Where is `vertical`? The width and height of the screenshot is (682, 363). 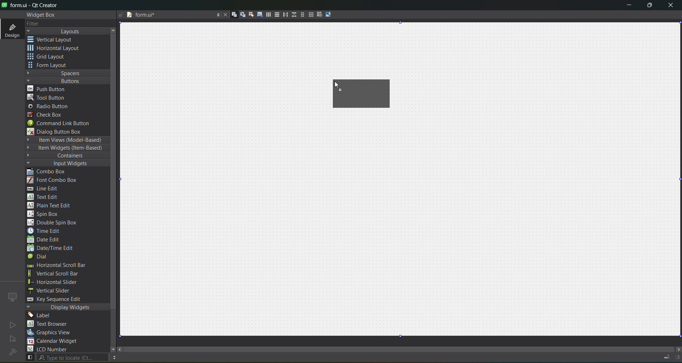
vertical is located at coordinates (55, 40).